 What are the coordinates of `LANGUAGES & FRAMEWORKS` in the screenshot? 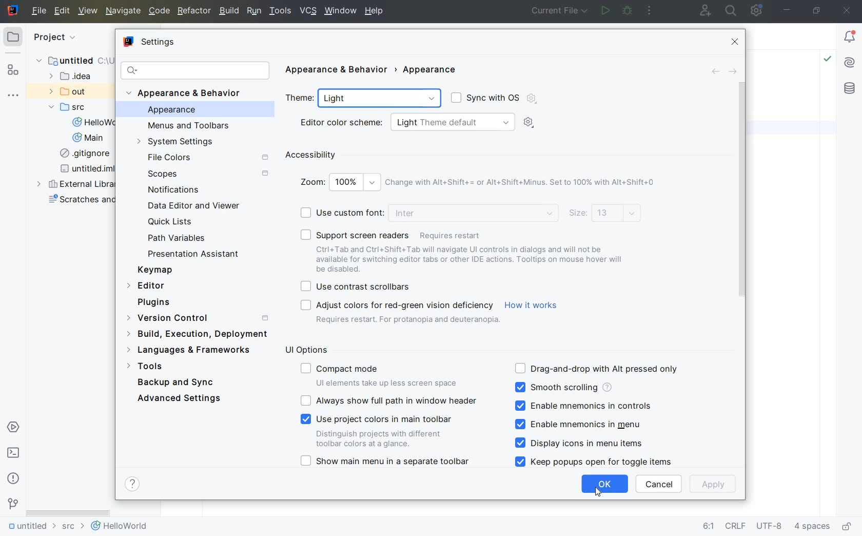 It's located at (194, 351).